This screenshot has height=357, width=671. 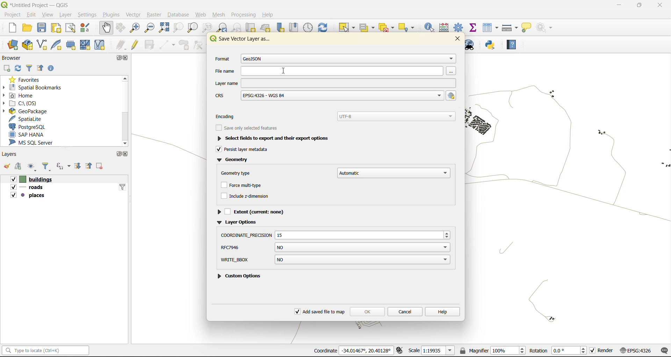 I want to click on resize, so click(x=335, y=233).